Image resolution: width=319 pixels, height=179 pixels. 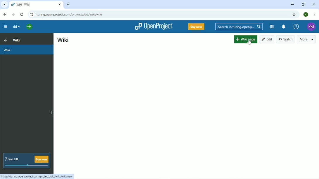 I want to click on Collapse project menu, so click(x=5, y=27).